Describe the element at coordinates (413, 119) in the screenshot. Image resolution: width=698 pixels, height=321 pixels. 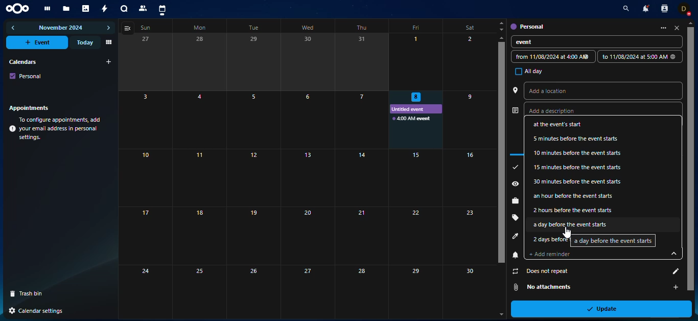
I see `event` at that location.